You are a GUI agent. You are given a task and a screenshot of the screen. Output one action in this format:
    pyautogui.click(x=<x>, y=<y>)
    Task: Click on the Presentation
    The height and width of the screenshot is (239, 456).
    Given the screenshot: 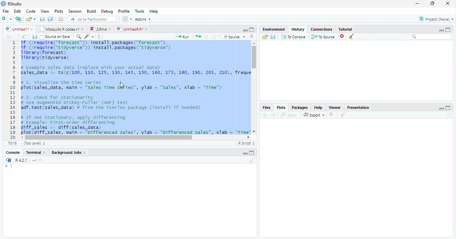 What is the action you would take?
    pyautogui.click(x=358, y=108)
    